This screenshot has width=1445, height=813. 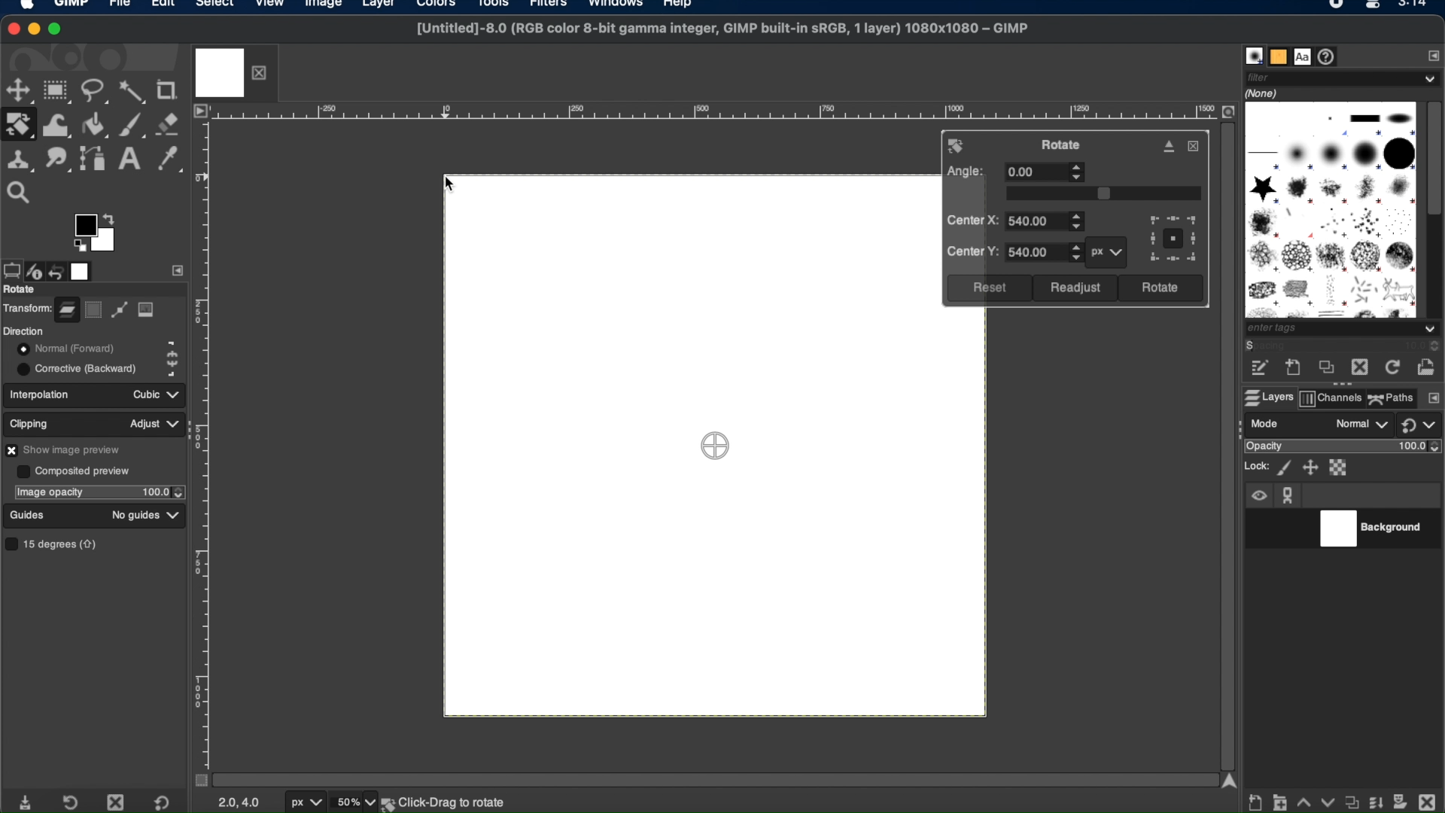 I want to click on scroll bar, so click(x=1226, y=442).